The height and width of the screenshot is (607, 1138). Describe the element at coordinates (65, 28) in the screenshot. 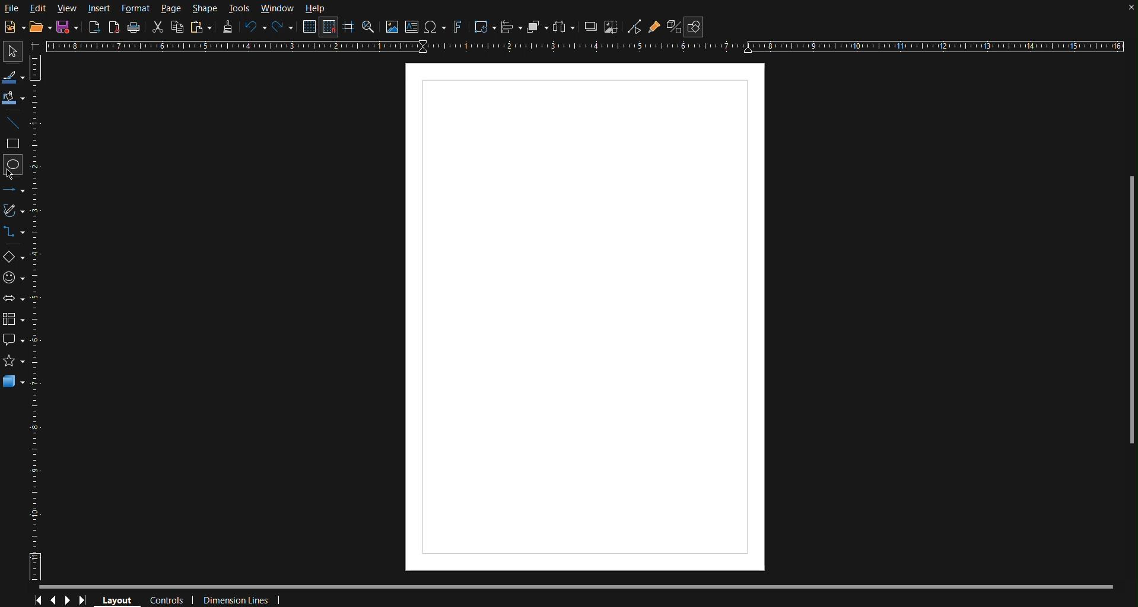

I see `New` at that location.